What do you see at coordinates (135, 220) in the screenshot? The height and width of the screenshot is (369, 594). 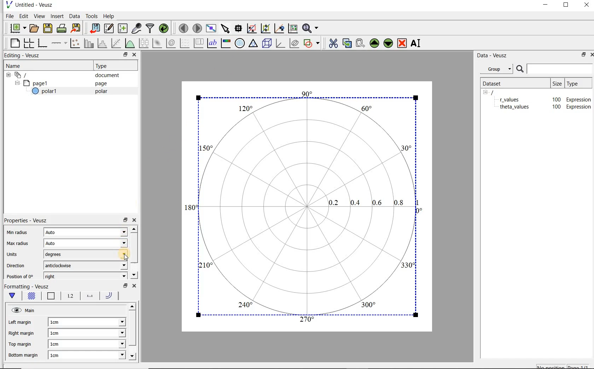 I see `close` at bounding box center [135, 220].